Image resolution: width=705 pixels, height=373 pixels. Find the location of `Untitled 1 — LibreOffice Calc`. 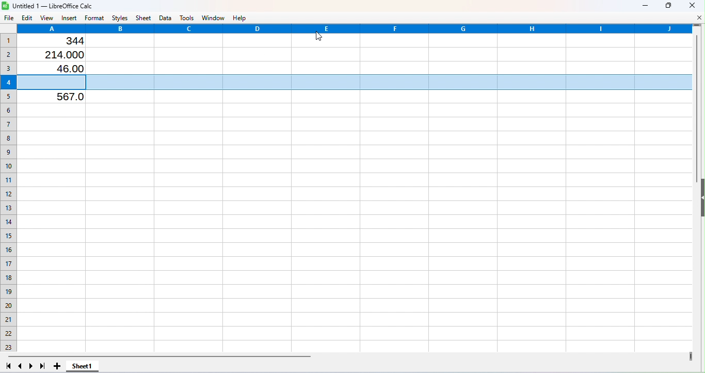

Untitled 1 — LibreOffice Calc is located at coordinates (52, 5).